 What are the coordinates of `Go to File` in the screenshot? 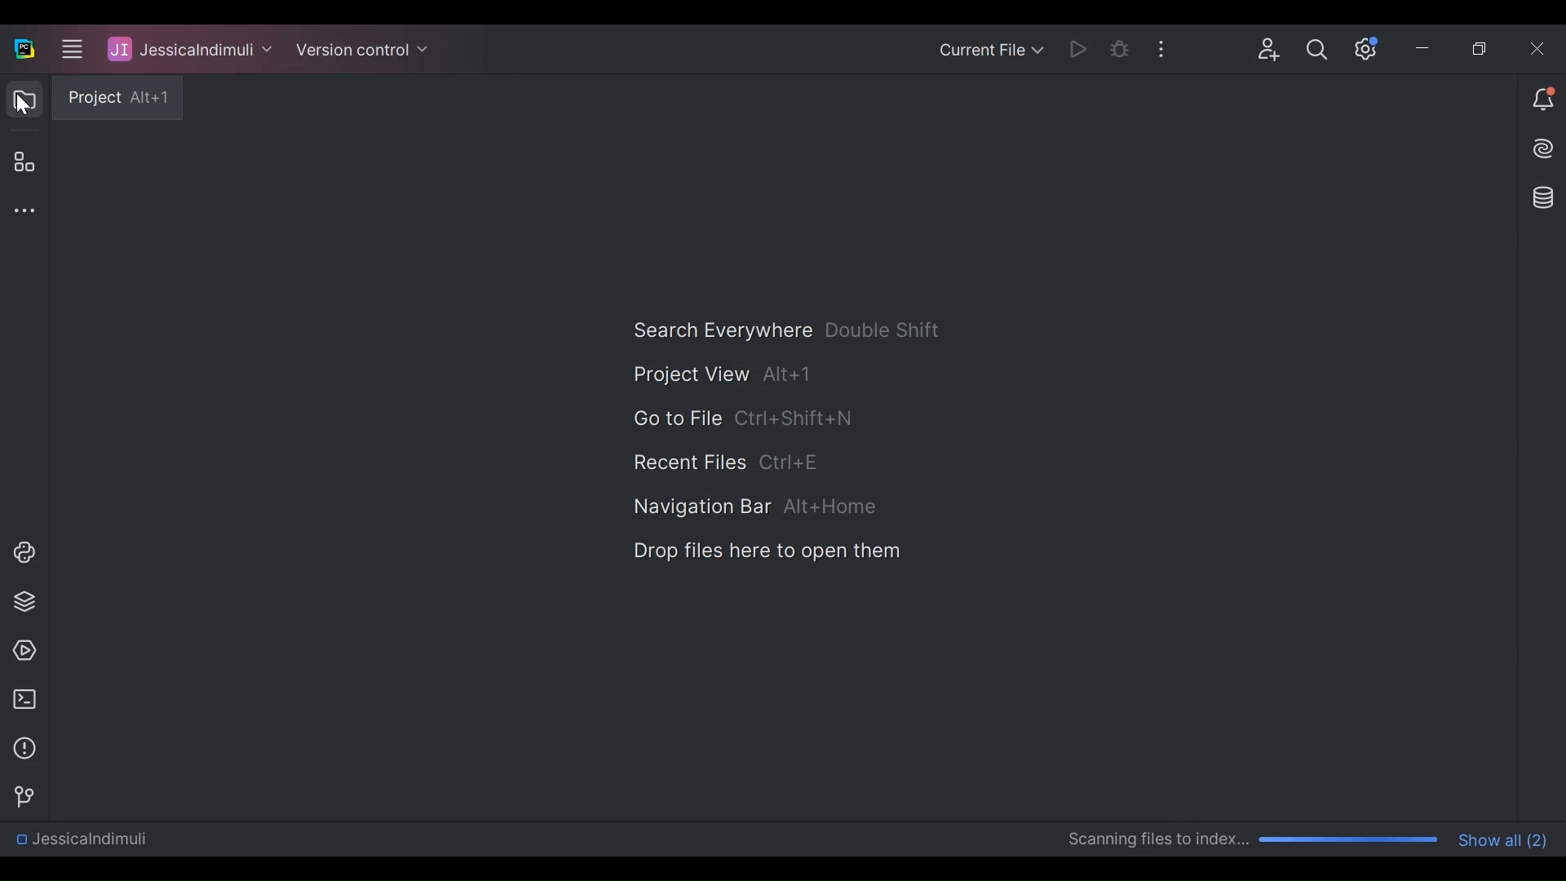 It's located at (742, 418).